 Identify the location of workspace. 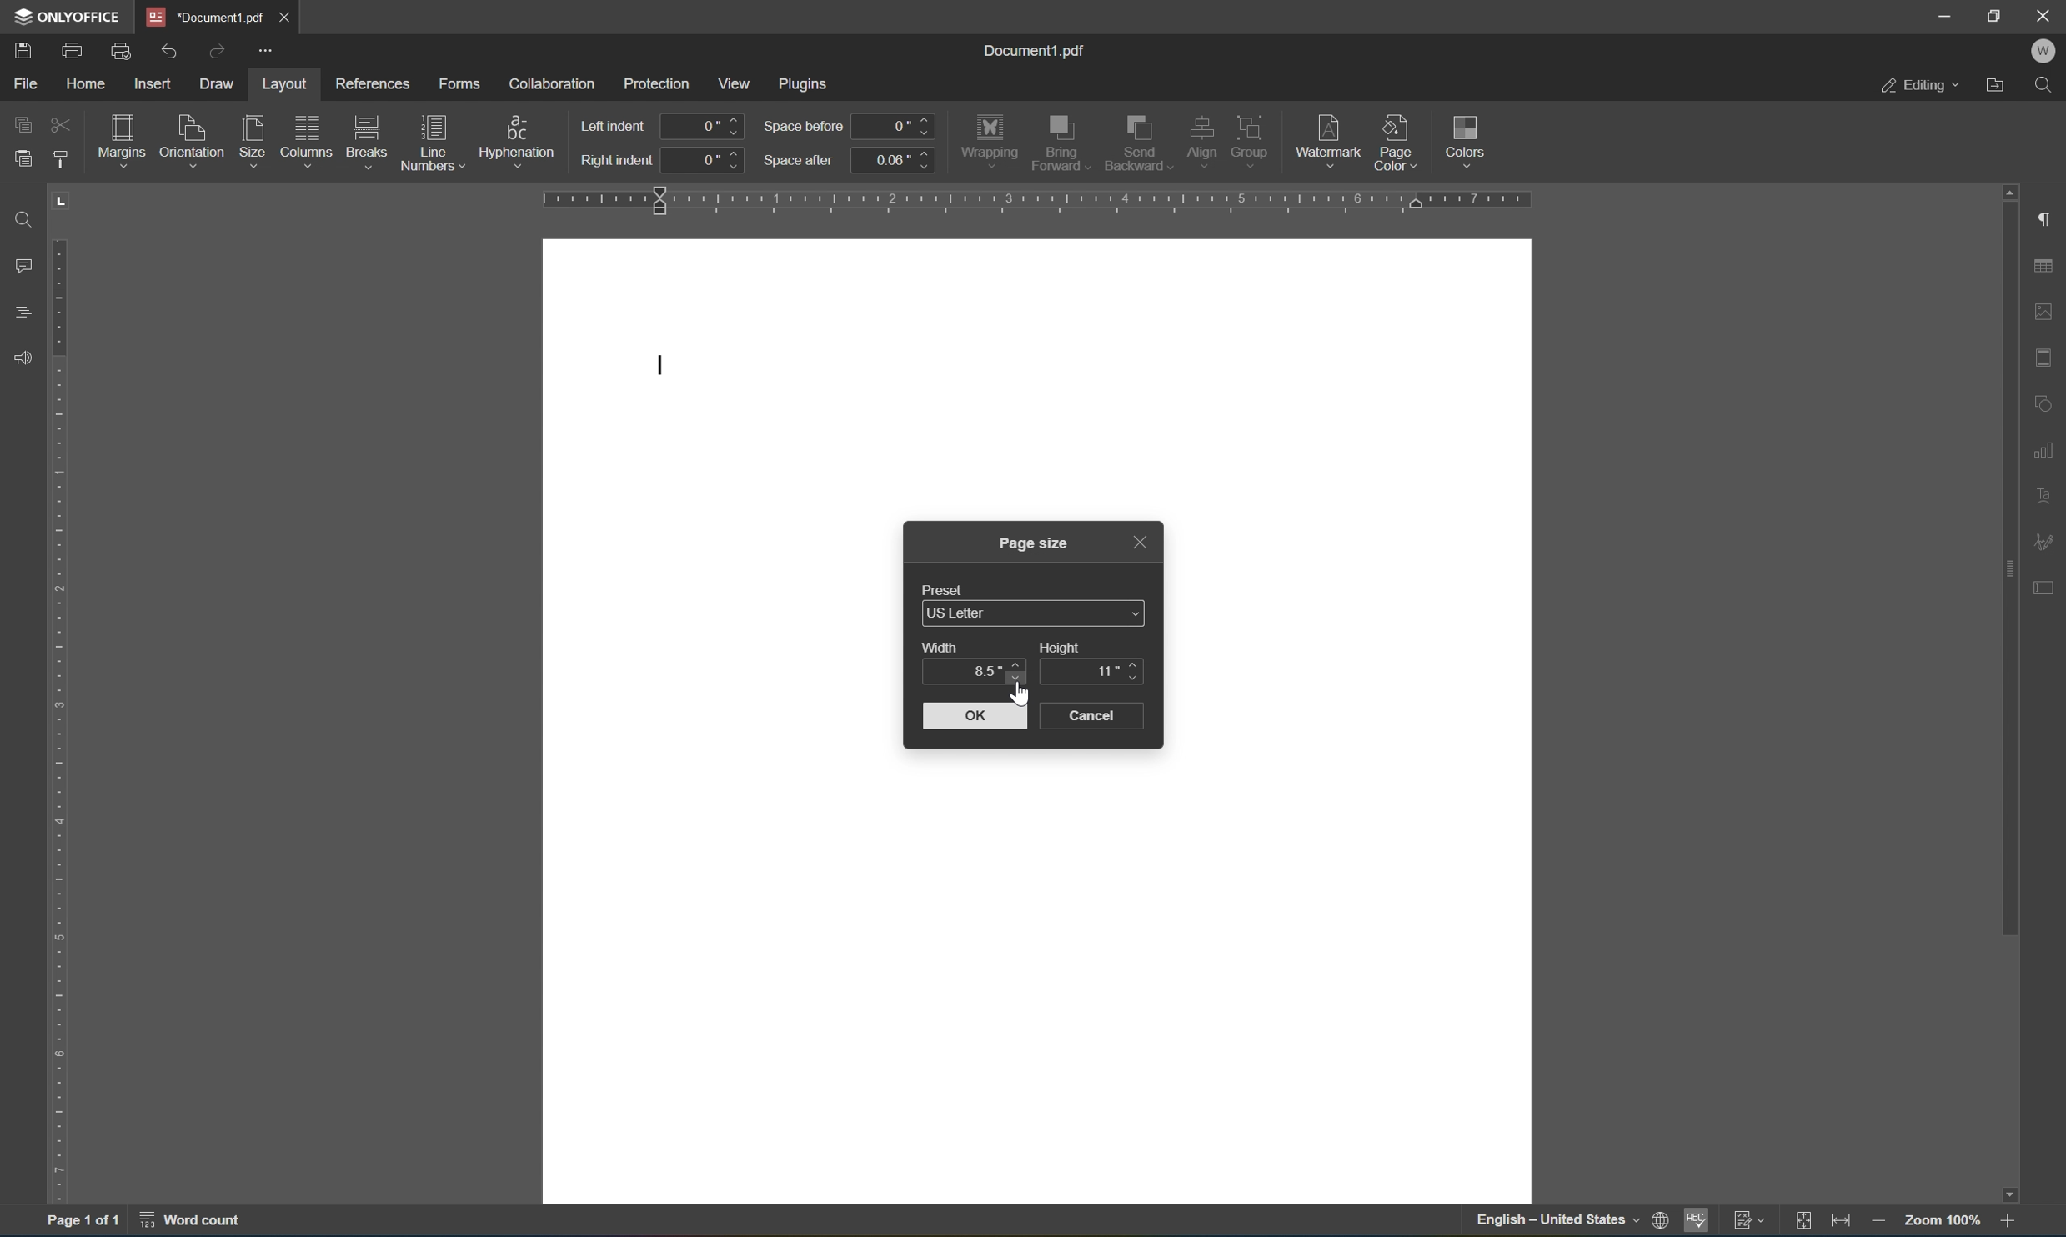
(1039, 983).